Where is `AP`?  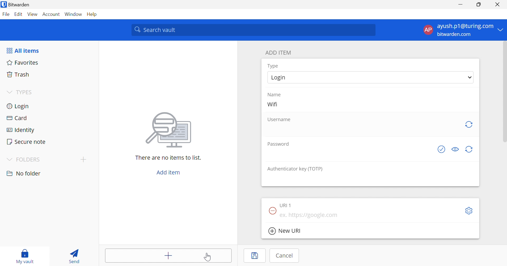
AP is located at coordinates (428, 31).